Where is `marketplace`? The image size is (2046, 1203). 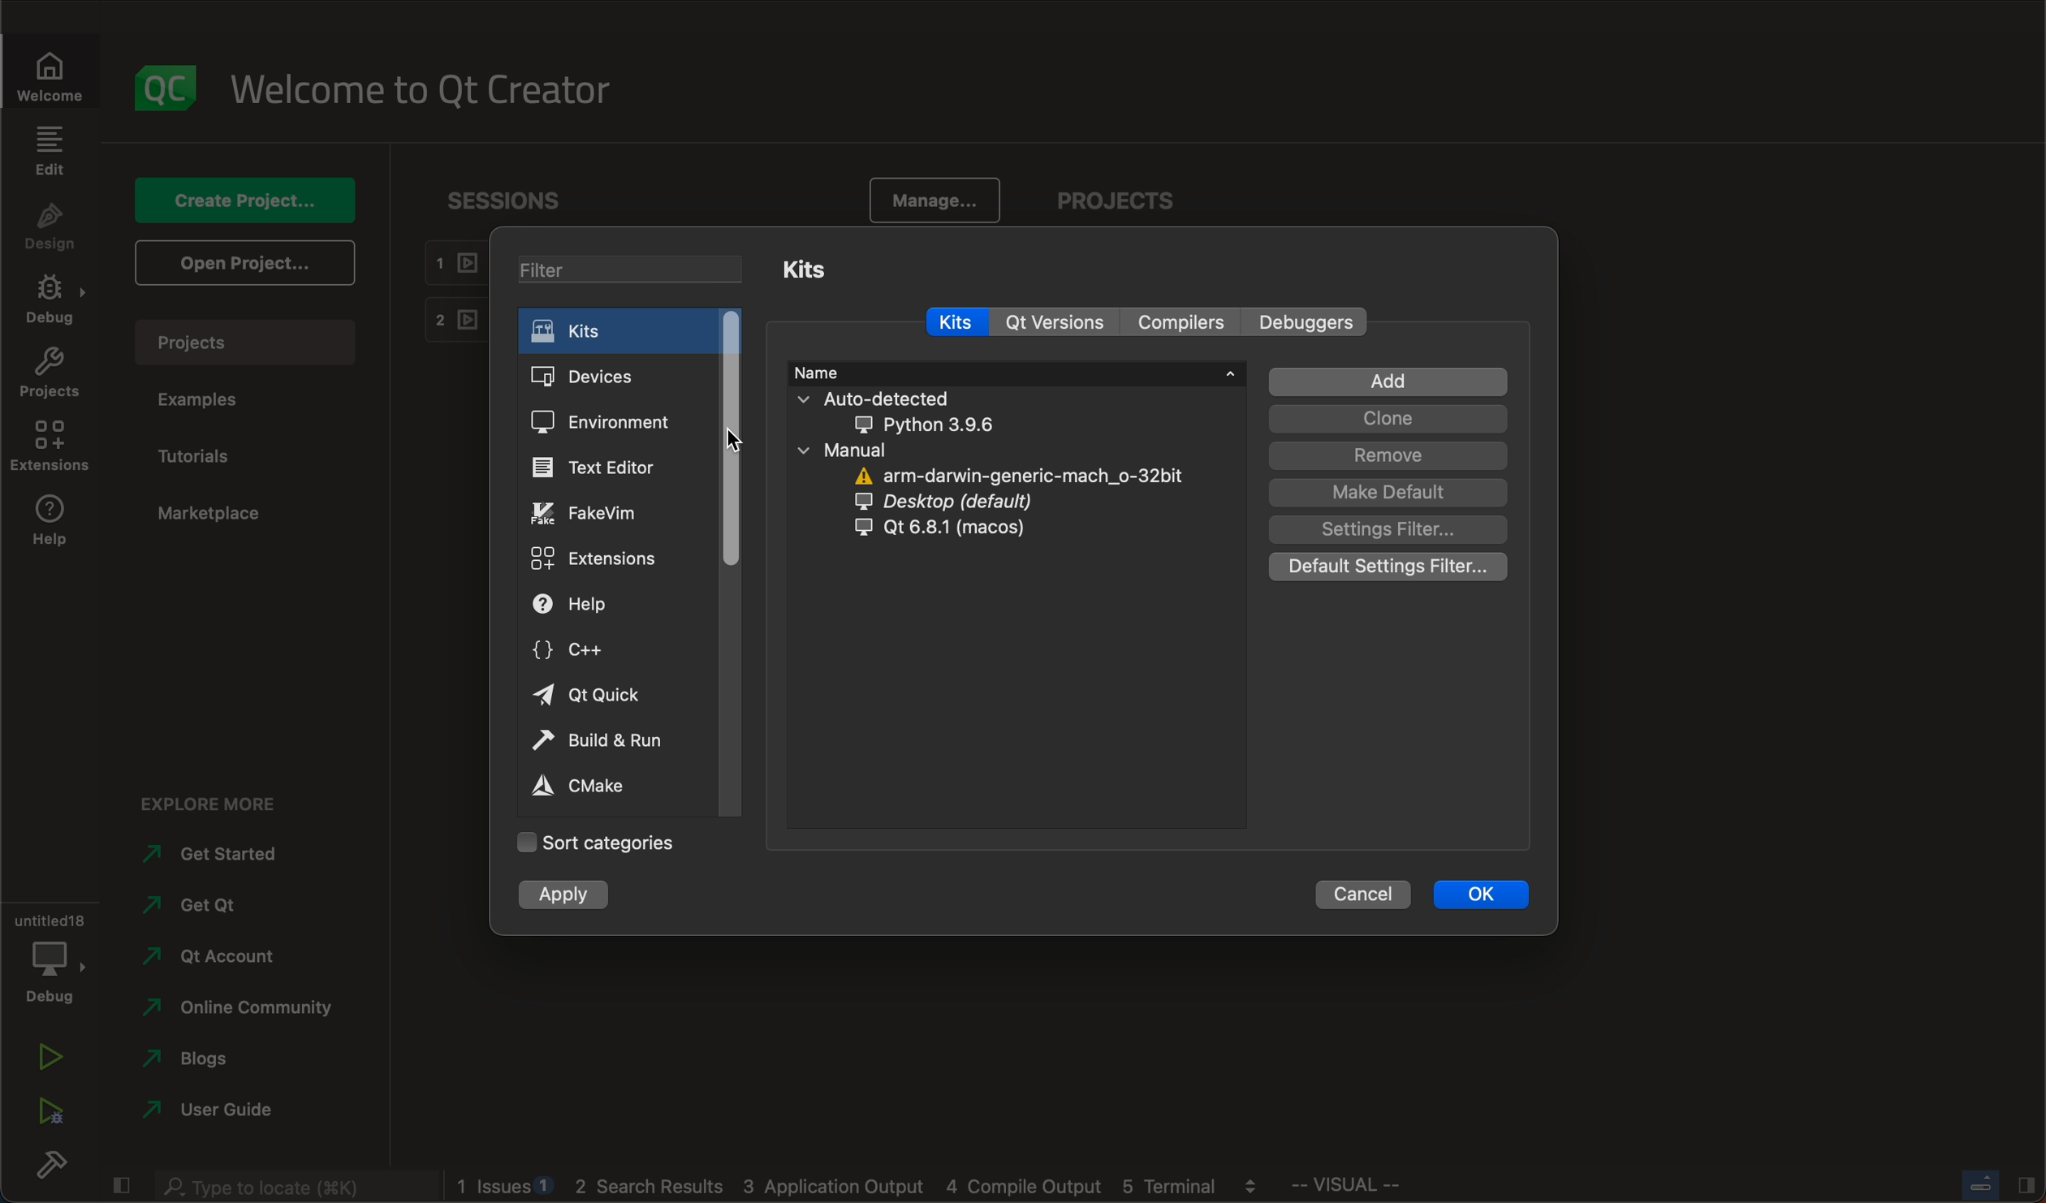
marketplace is located at coordinates (218, 516).